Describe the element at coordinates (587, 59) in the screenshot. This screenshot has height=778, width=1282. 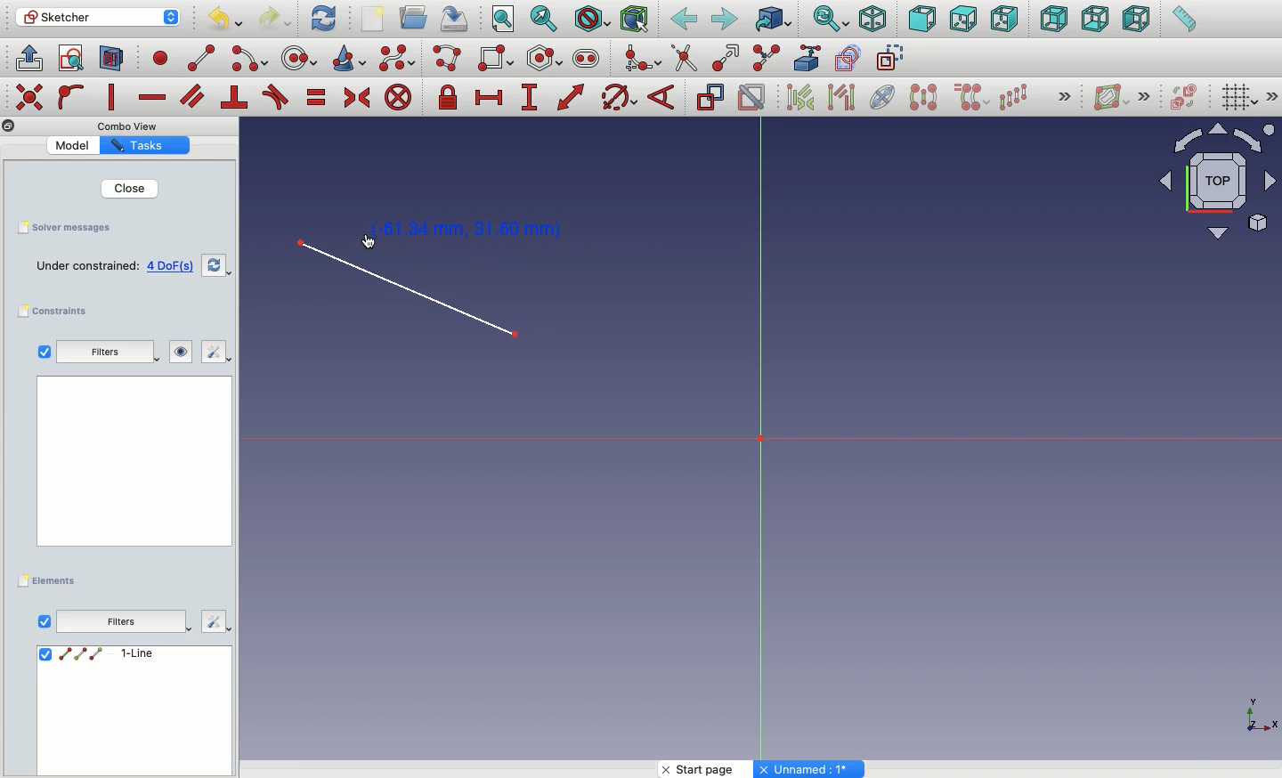
I see `Slot` at that location.